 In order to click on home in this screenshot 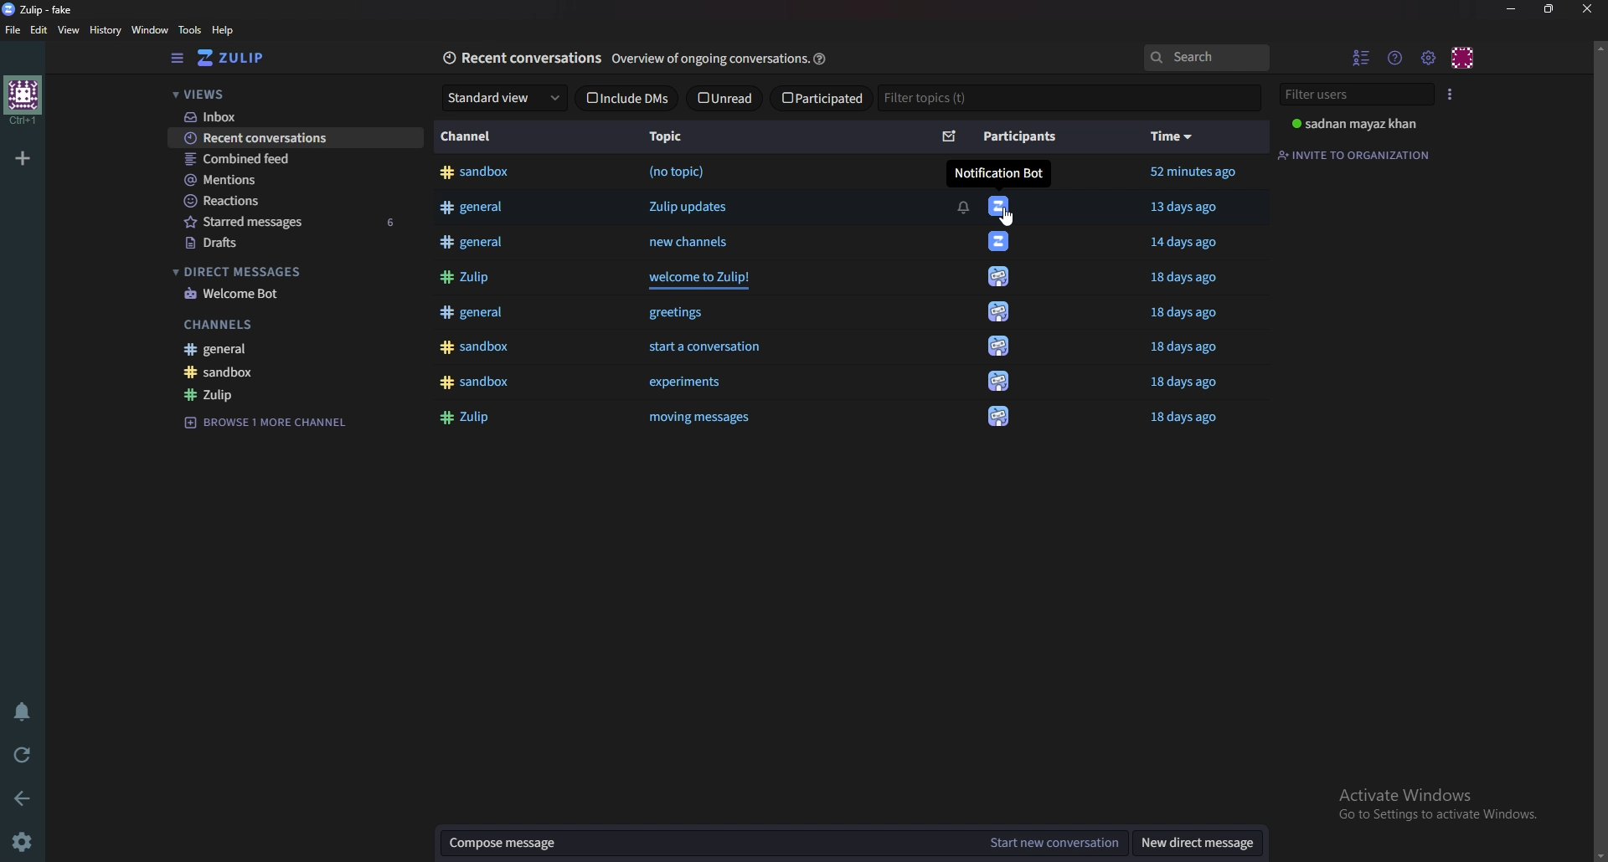, I will do `click(24, 98)`.